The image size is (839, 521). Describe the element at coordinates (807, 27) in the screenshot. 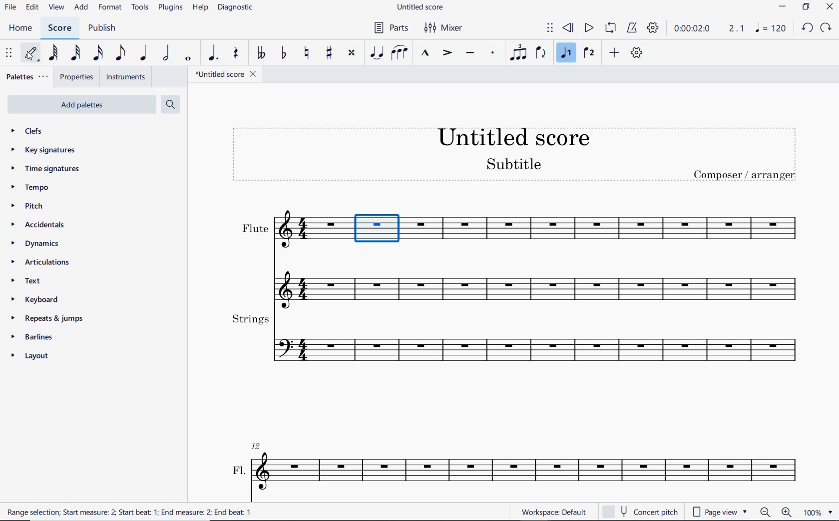

I see `undo` at that location.